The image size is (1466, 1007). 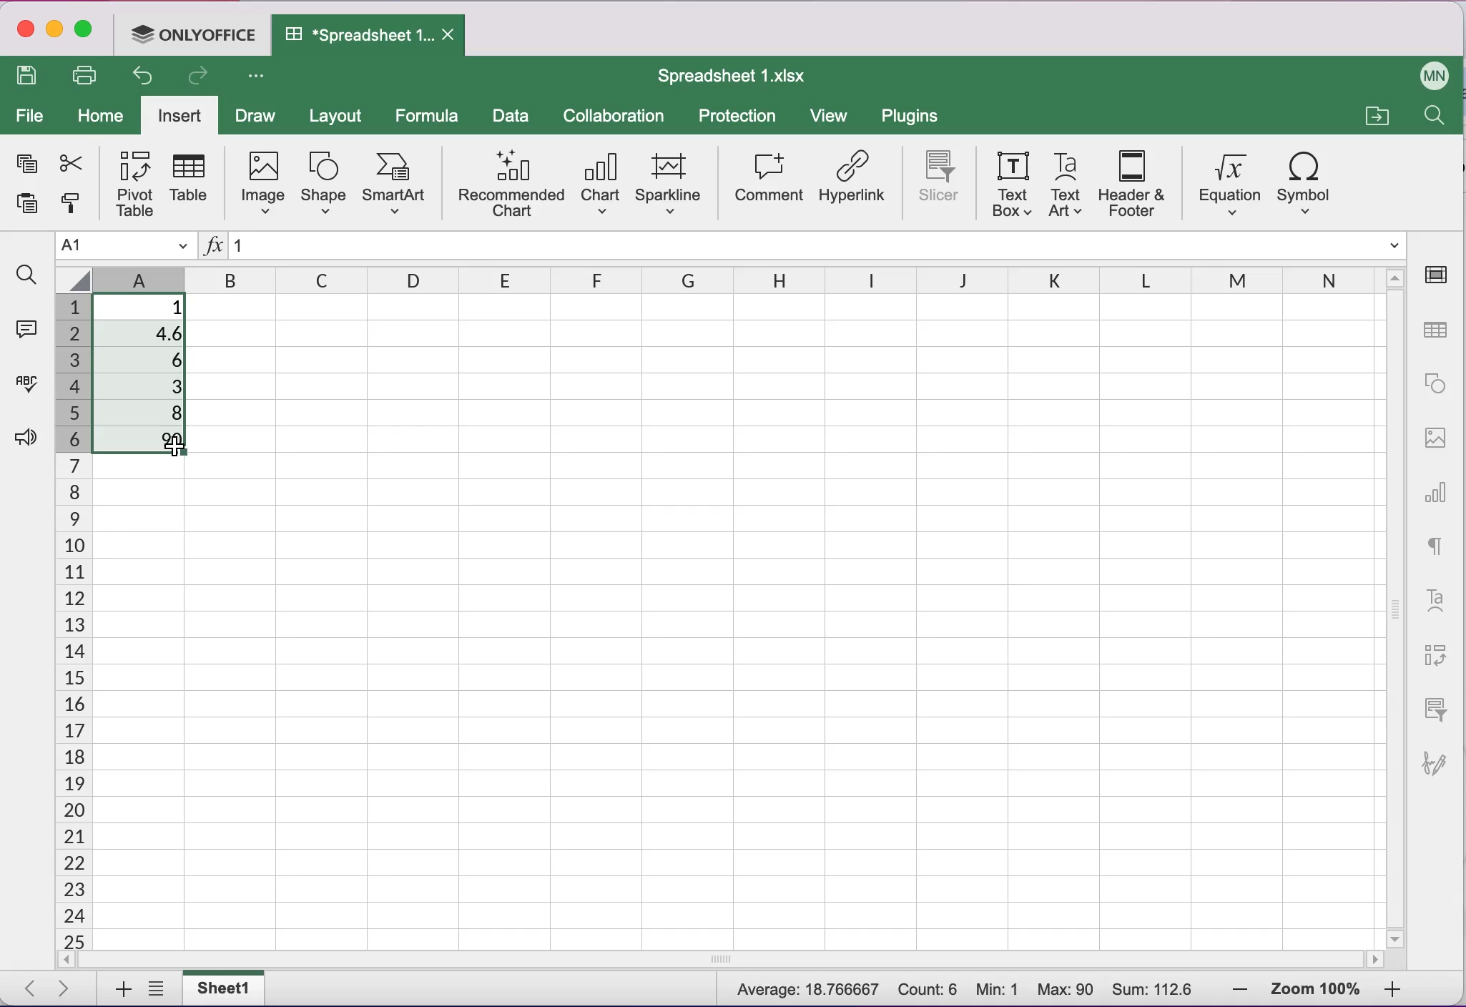 I want to click on data, so click(x=512, y=117).